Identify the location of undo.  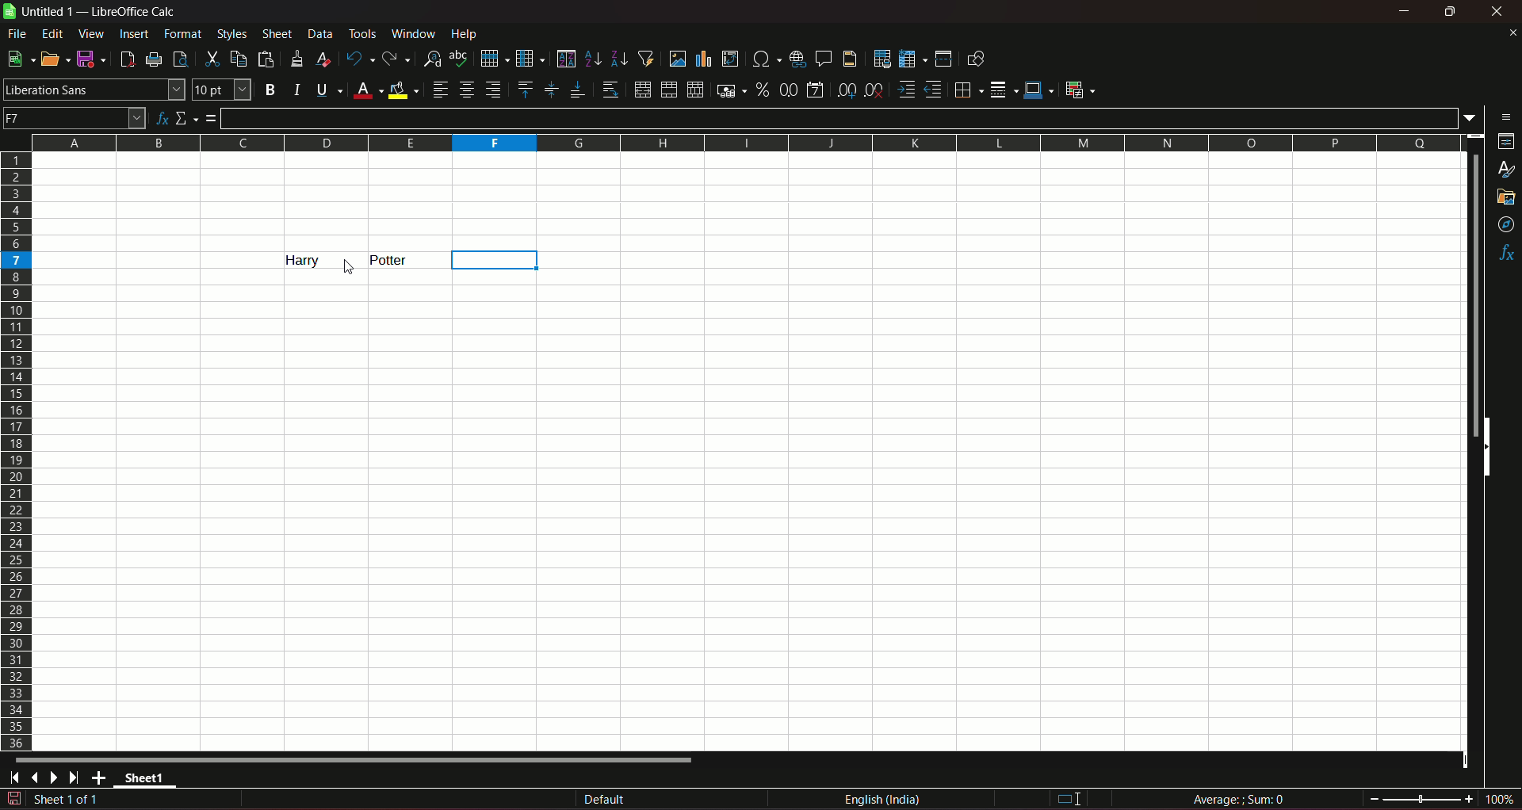
(358, 58).